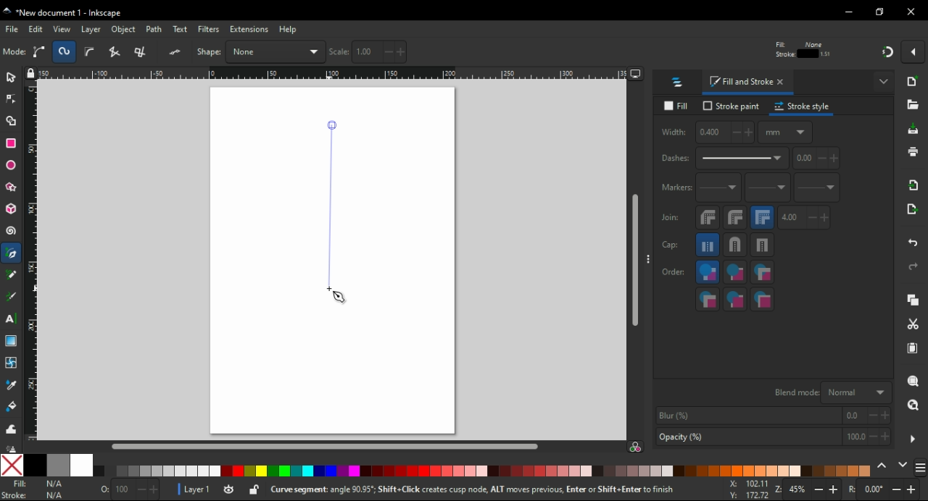  I want to click on markers,fill,stroke, so click(708, 299).